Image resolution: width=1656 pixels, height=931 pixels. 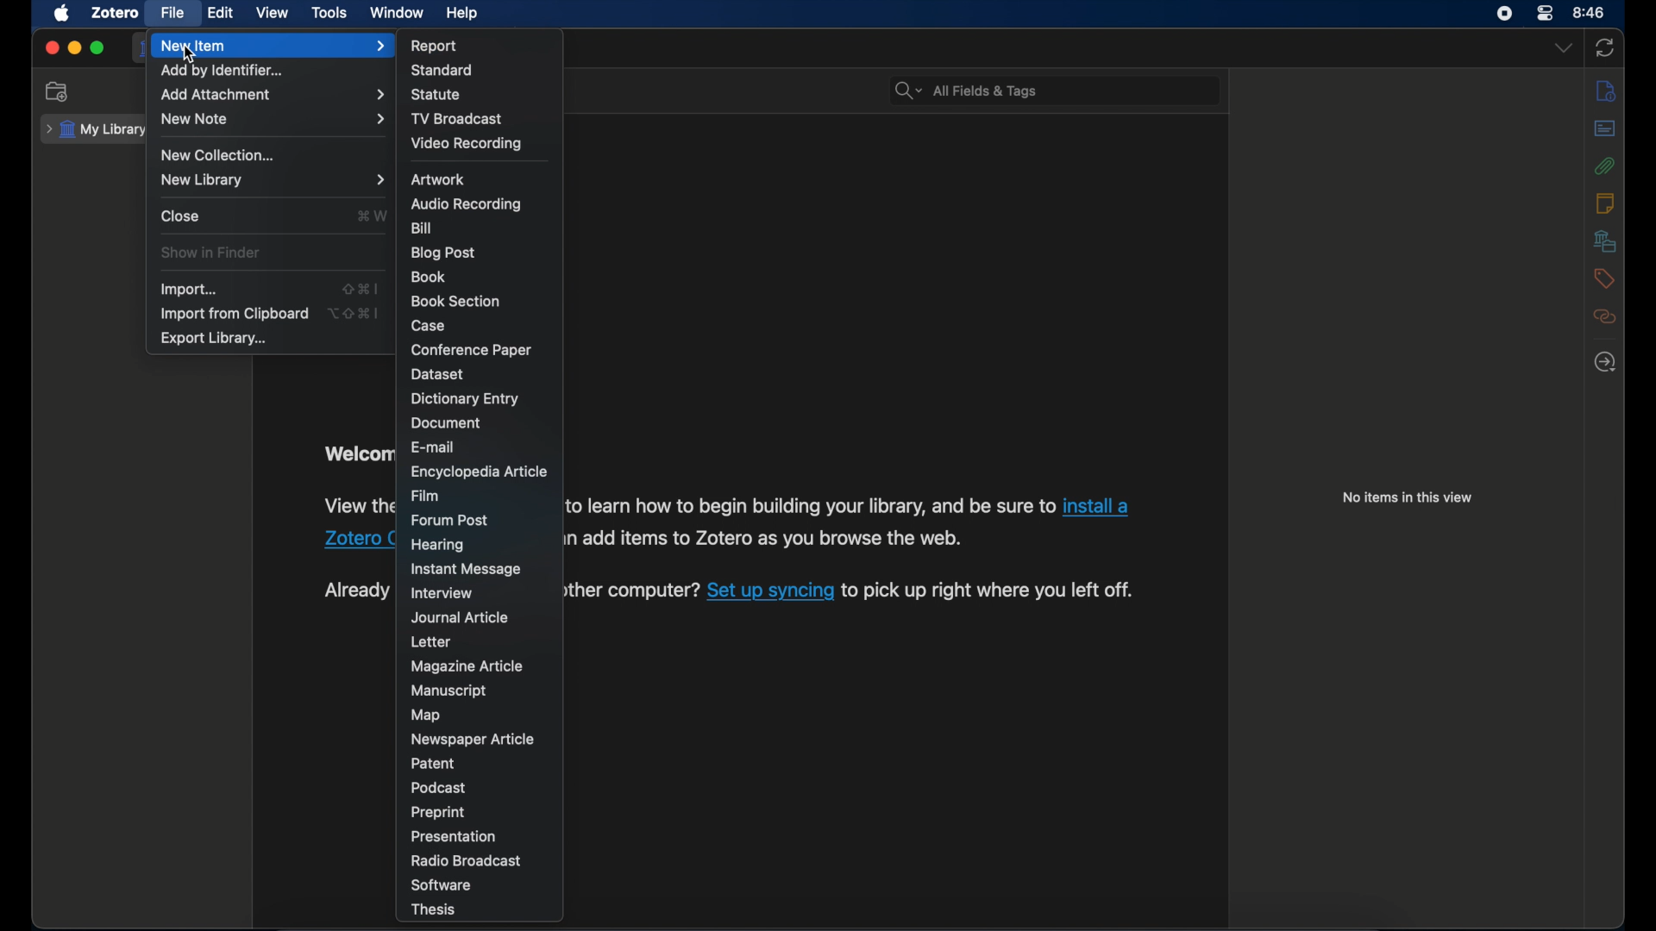 What do you see at coordinates (466, 142) in the screenshot?
I see `video recording` at bounding box center [466, 142].